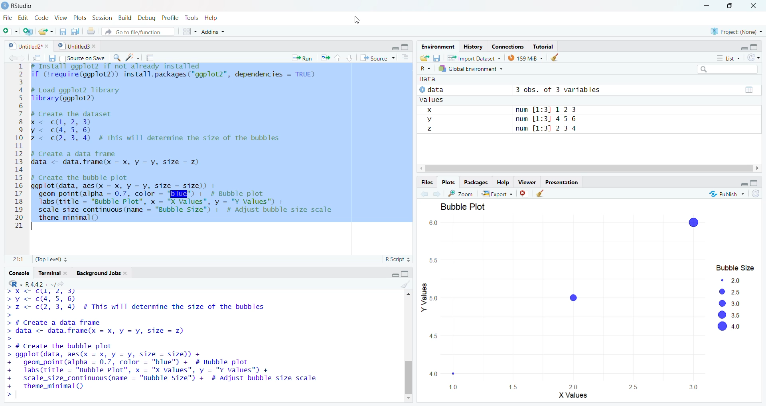  Describe the element at coordinates (132, 58) in the screenshot. I see `code tools` at that location.